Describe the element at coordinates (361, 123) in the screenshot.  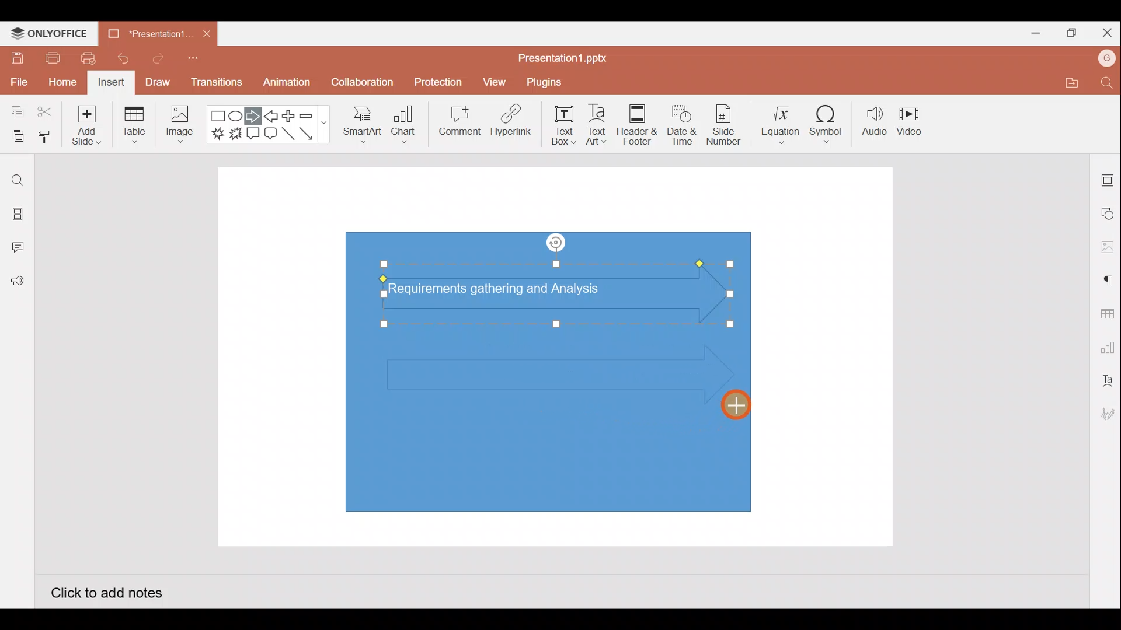
I see `SmartArt` at that location.